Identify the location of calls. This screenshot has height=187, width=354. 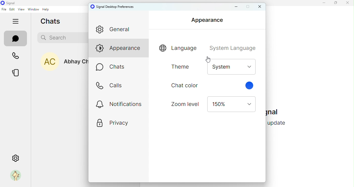
(111, 85).